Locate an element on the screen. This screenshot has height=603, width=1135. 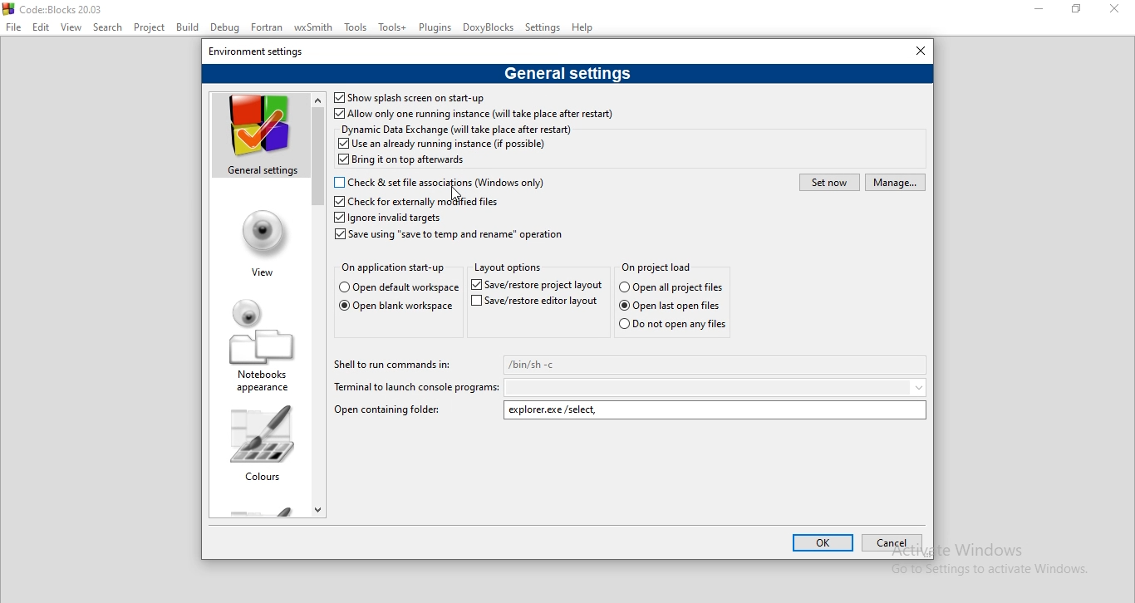
View is located at coordinates (72, 28).